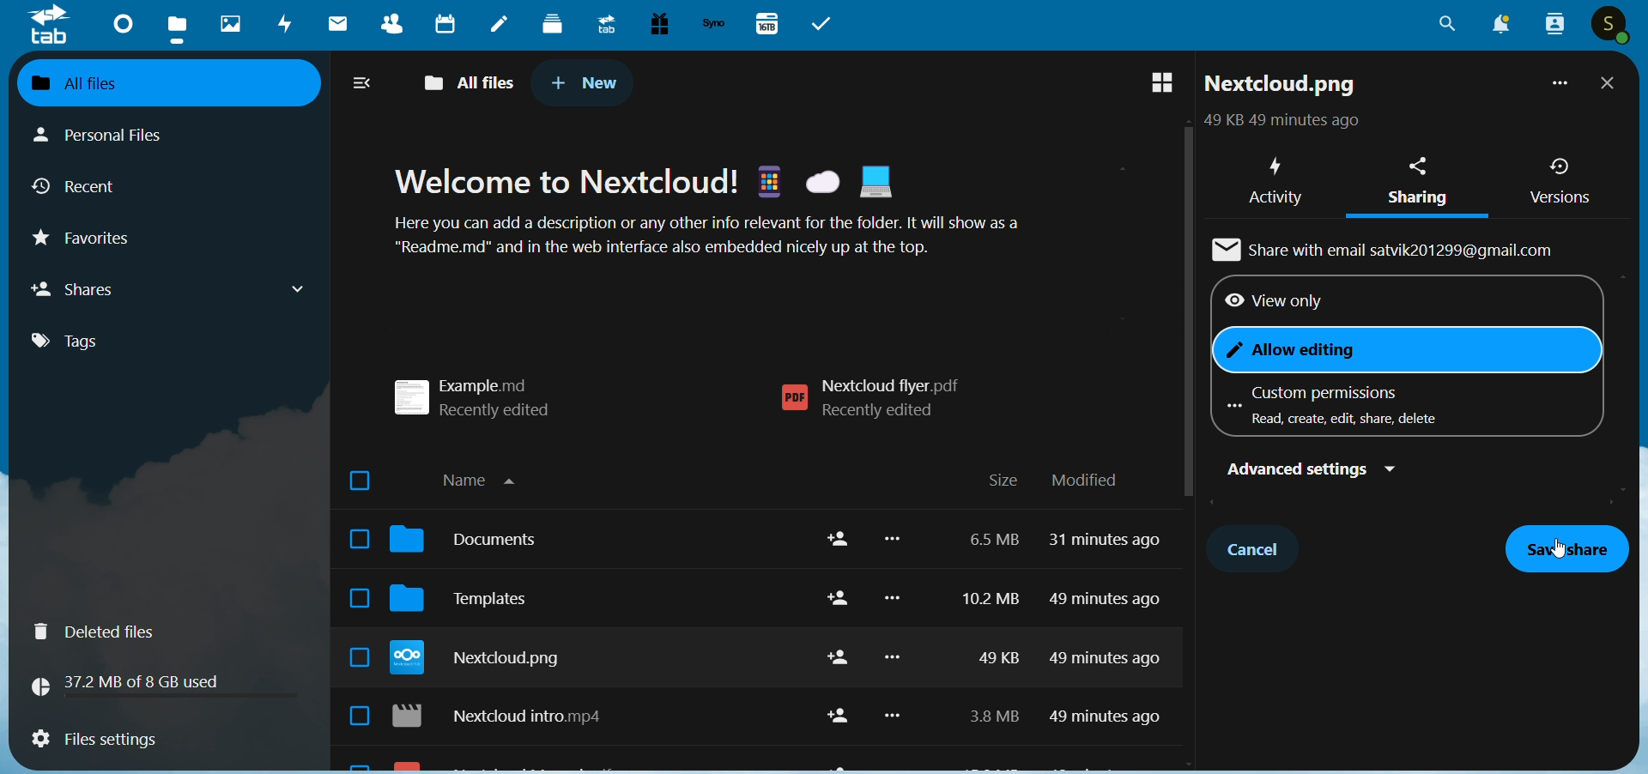 The image size is (1648, 774). Describe the element at coordinates (1085, 481) in the screenshot. I see `modified` at that location.